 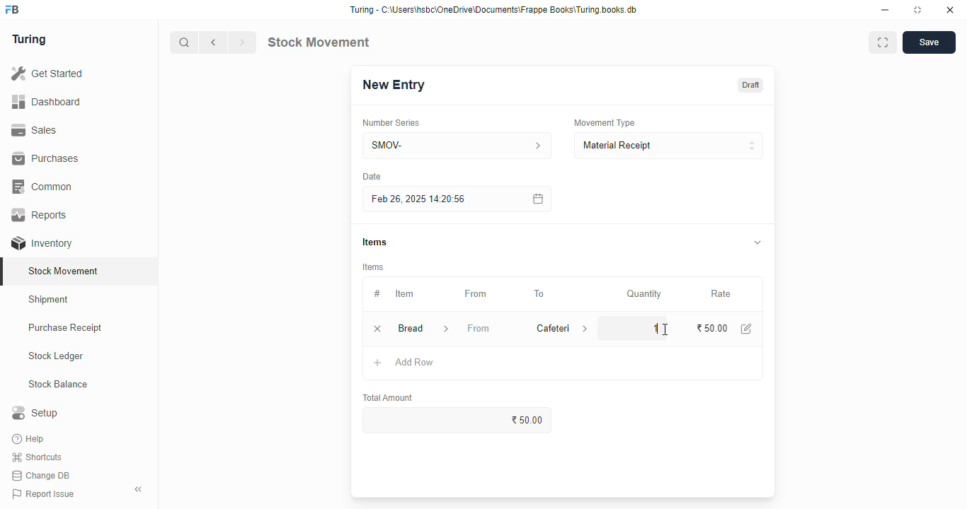 I want to click on Date, so click(x=372, y=176).